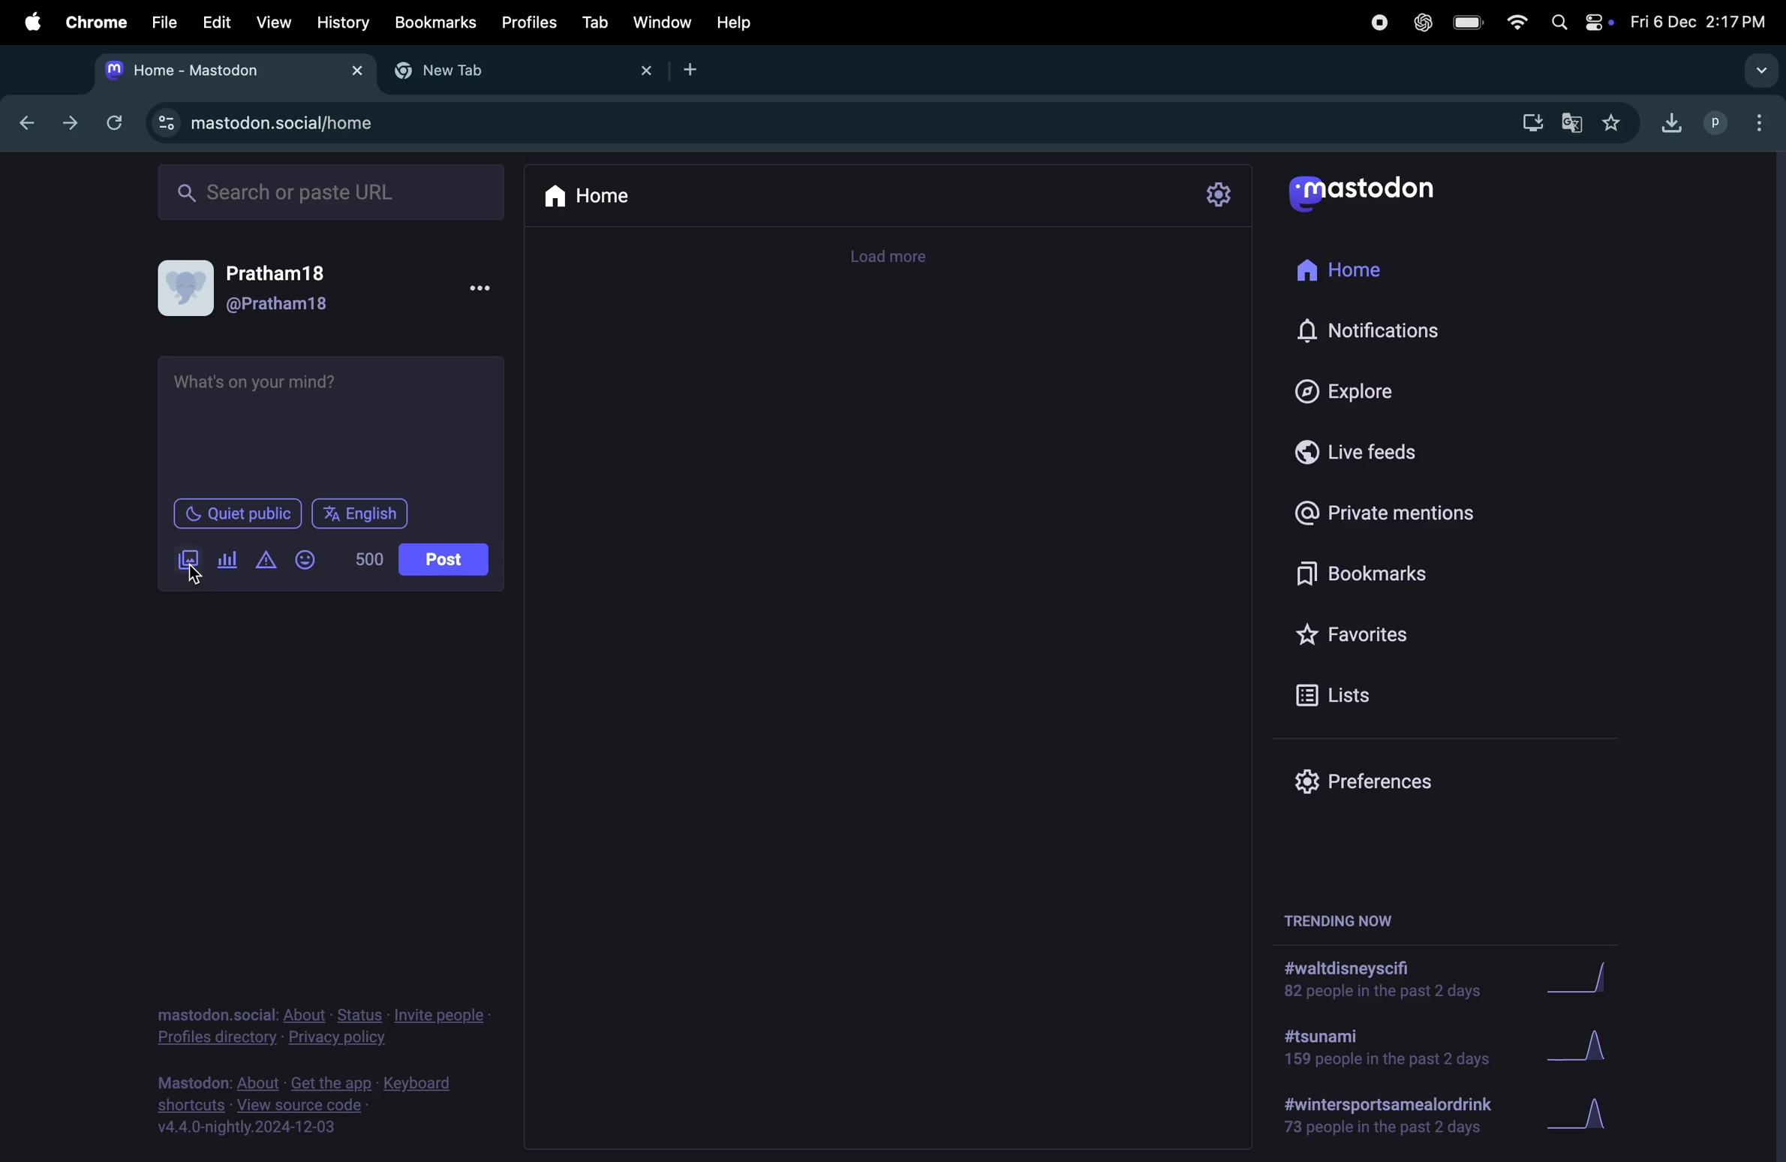 This screenshot has width=1786, height=1162. What do you see at coordinates (341, 22) in the screenshot?
I see `history` at bounding box center [341, 22].